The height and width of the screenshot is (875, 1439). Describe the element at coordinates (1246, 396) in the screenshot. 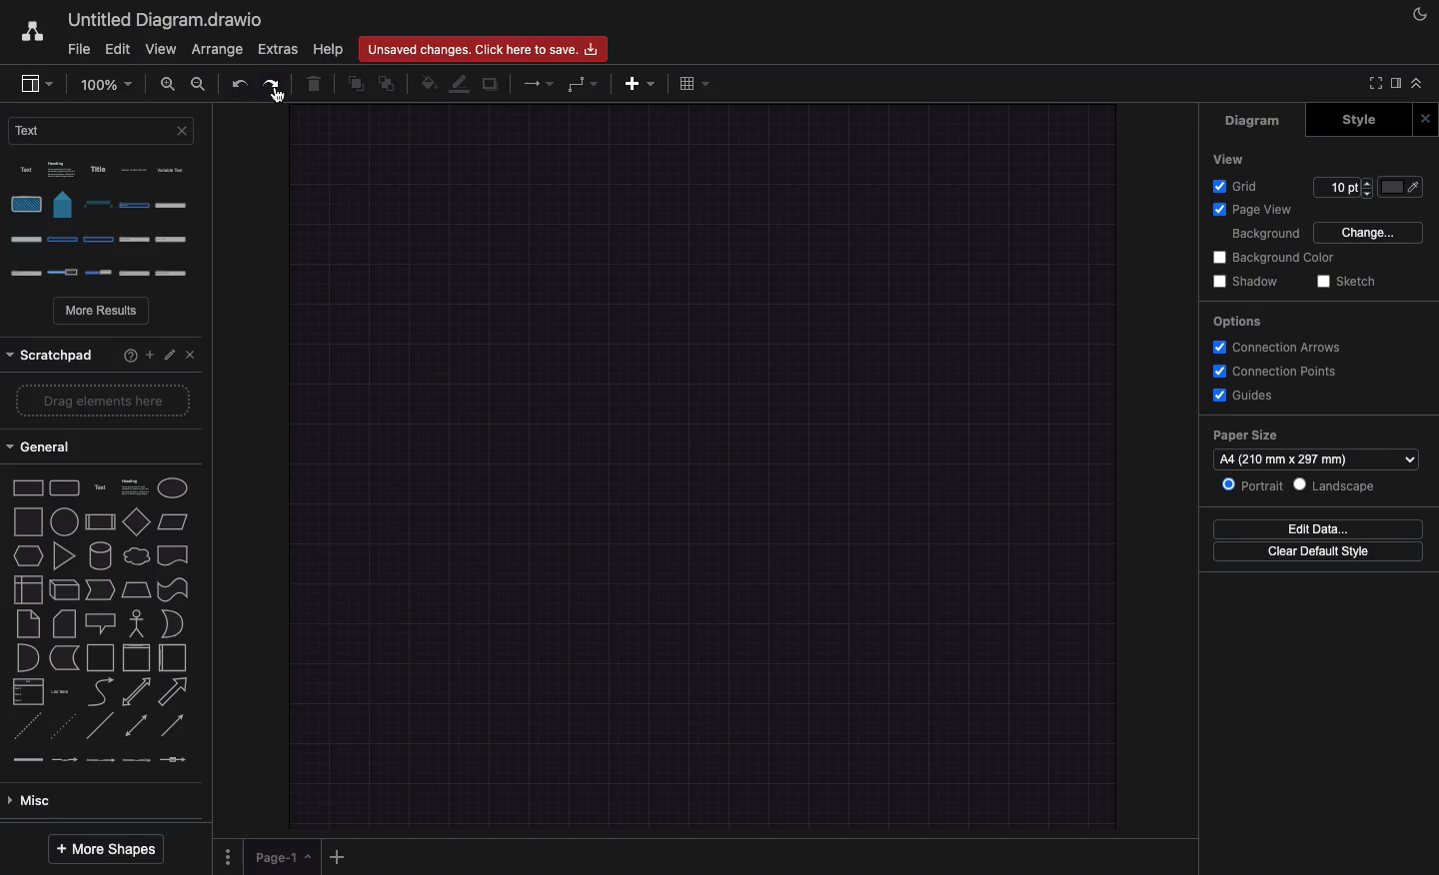

I see `Guides` at that location.